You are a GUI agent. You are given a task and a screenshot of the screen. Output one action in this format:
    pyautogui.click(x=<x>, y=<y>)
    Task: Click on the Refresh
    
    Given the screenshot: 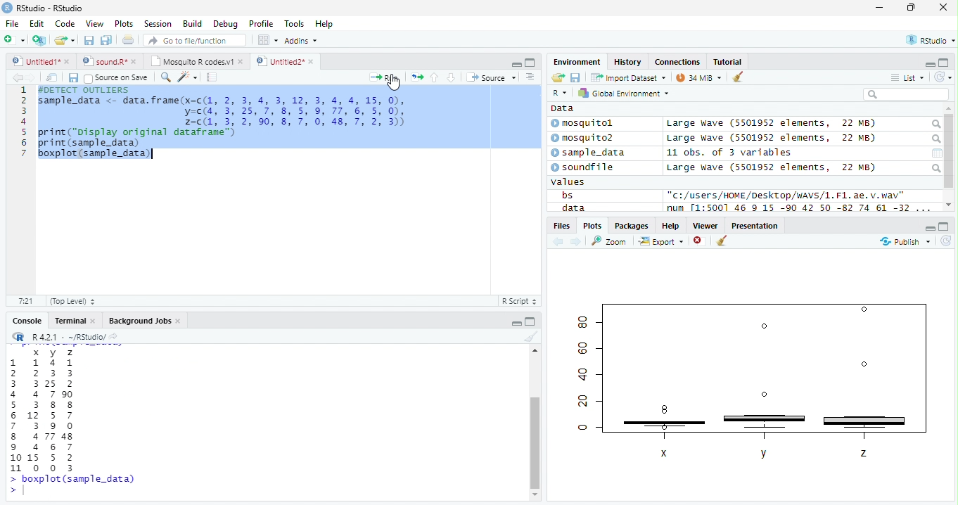 What is the action you would take?
    pyautogui.click(x=943, y=77)
    